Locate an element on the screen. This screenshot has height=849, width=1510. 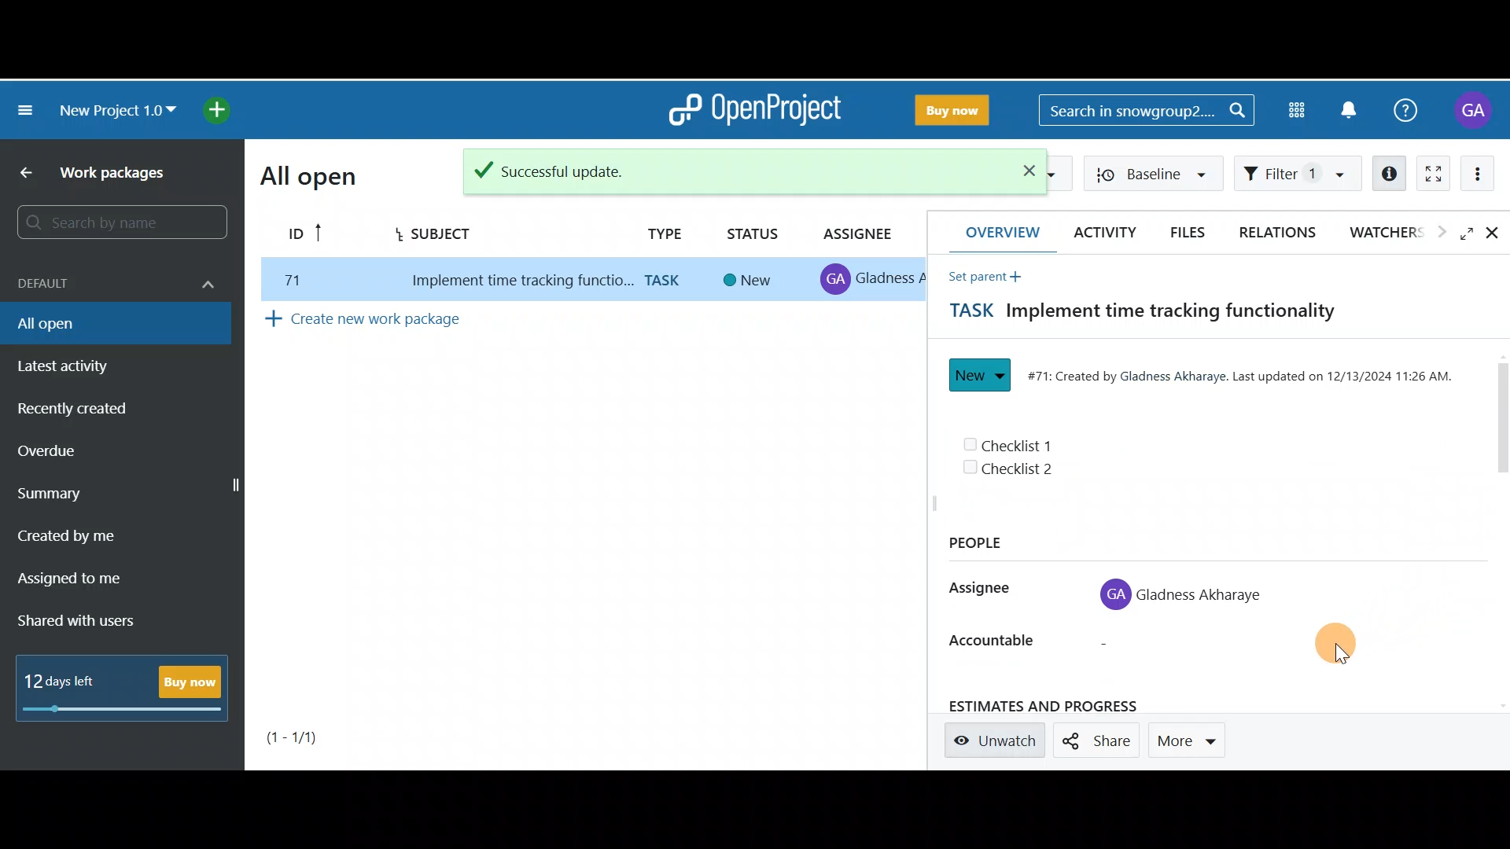
Baseline is located at coordinates (1160, 174).